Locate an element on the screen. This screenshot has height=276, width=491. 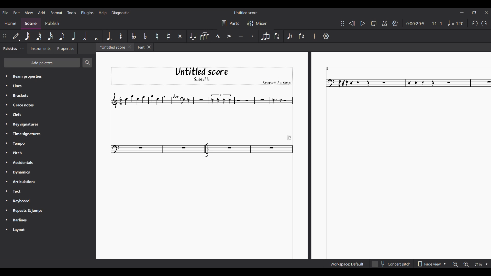
Tenuto is located at coordinates (241, 36).